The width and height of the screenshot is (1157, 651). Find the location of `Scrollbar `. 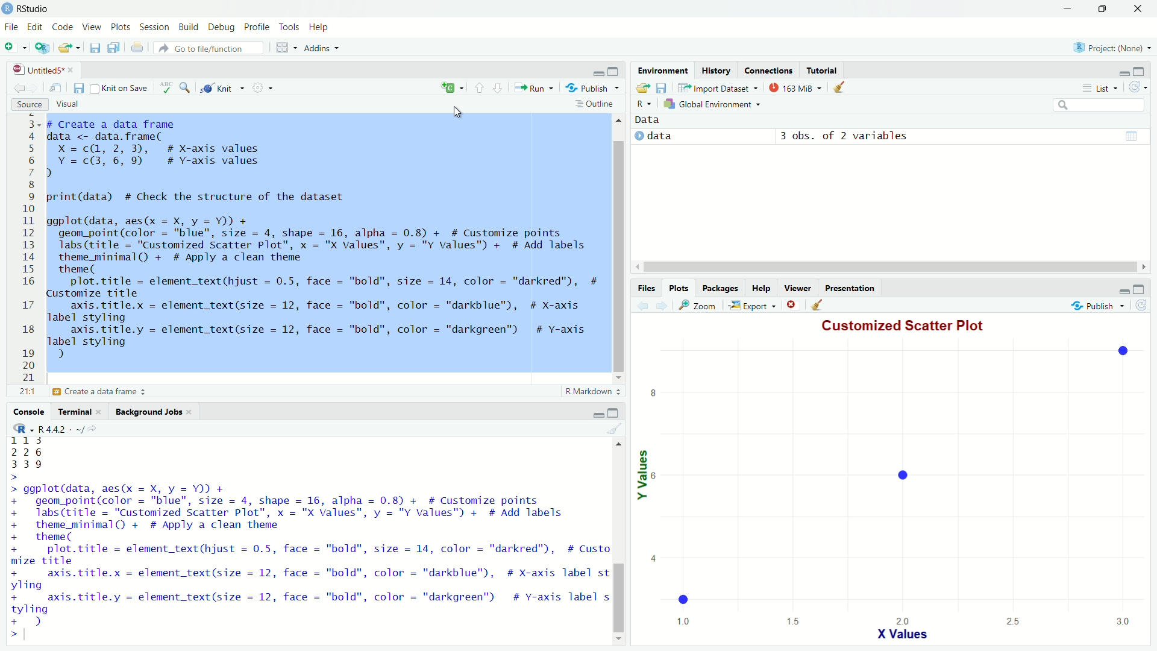

Scrollbar  is located at coordinates (618, 248).